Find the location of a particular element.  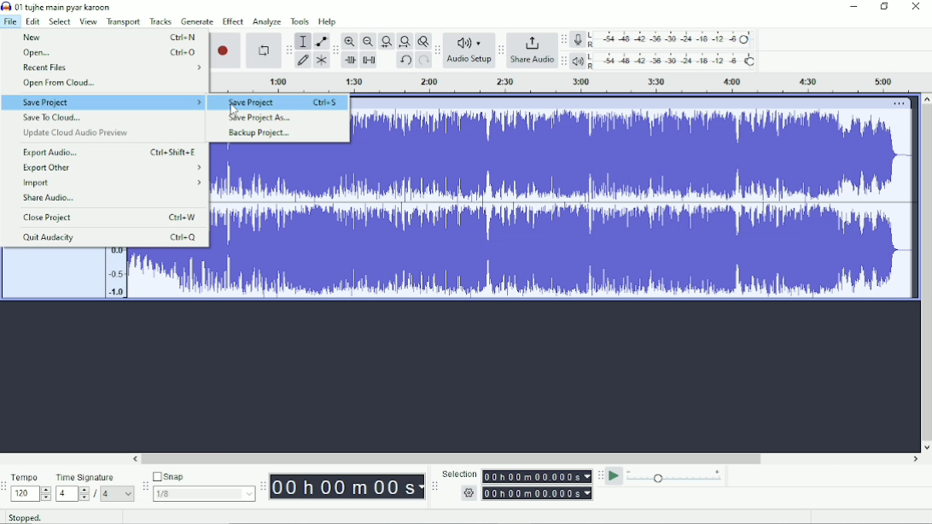

Audacity time signature toolbar is located at coordinates (6, 486).